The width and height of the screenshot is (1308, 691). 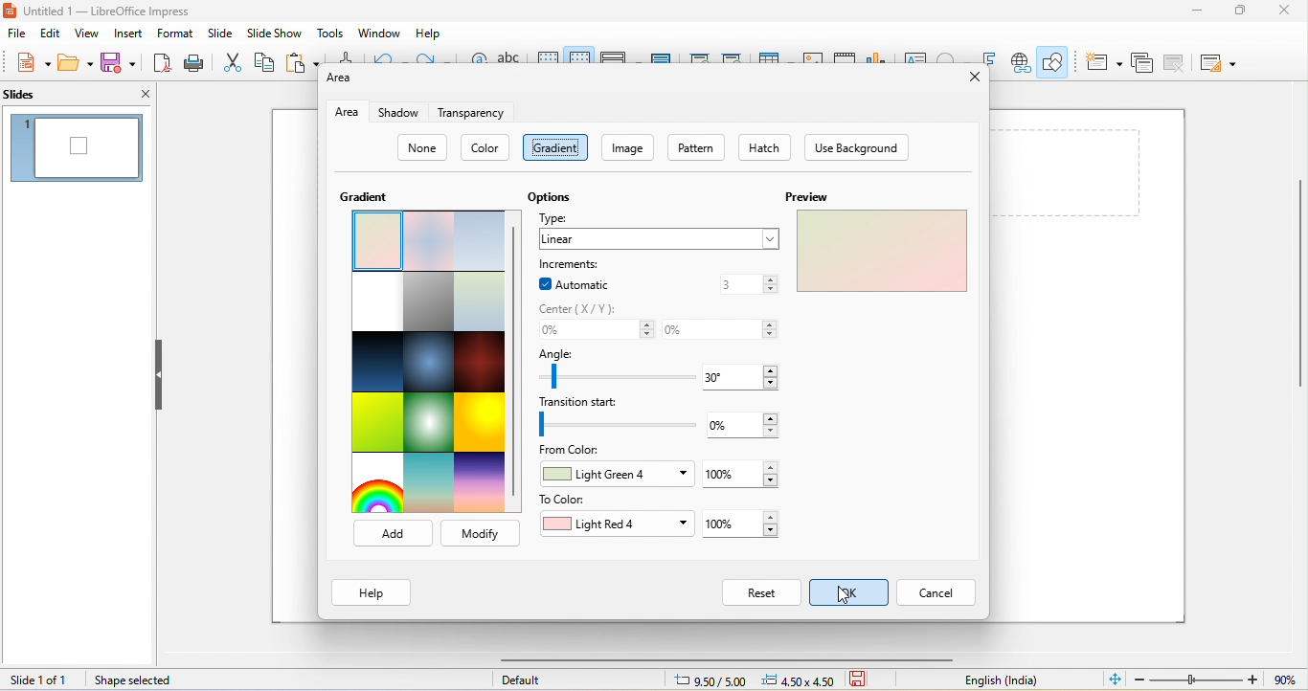 What do you see at coordinates (127, 33) in the screenshot?
I see `insert` at bounding box center [127, 33].